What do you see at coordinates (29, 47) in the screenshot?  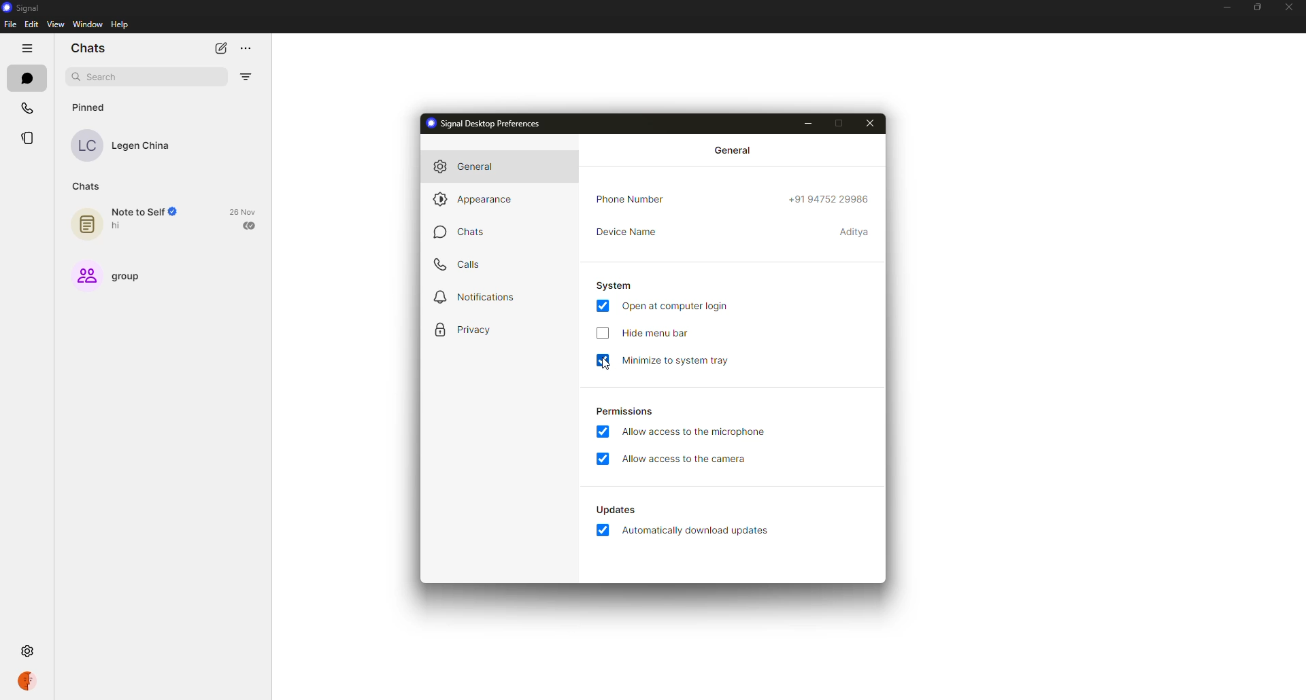 I see `hide tabs` at bounding box center [29, 47].